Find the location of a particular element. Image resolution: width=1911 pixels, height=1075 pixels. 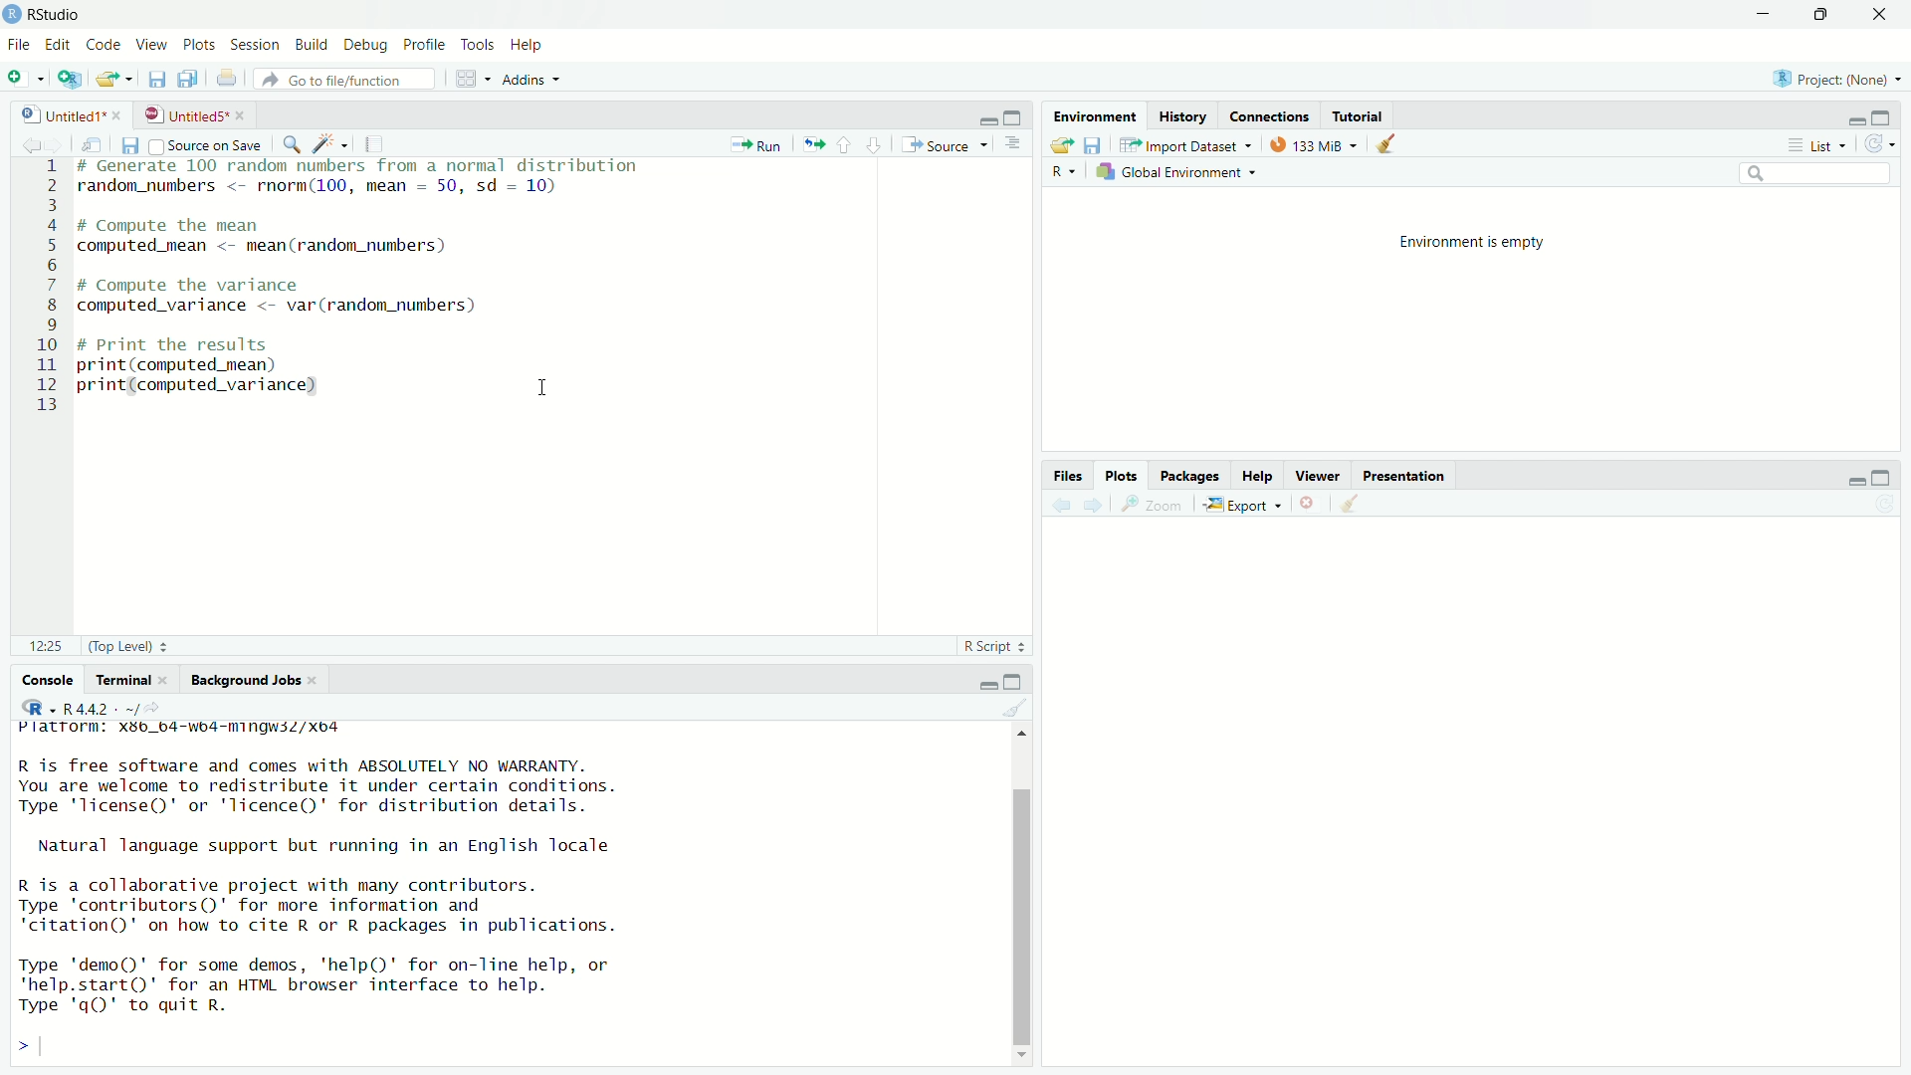

typing cursor is located at coordinates (51, 1046).